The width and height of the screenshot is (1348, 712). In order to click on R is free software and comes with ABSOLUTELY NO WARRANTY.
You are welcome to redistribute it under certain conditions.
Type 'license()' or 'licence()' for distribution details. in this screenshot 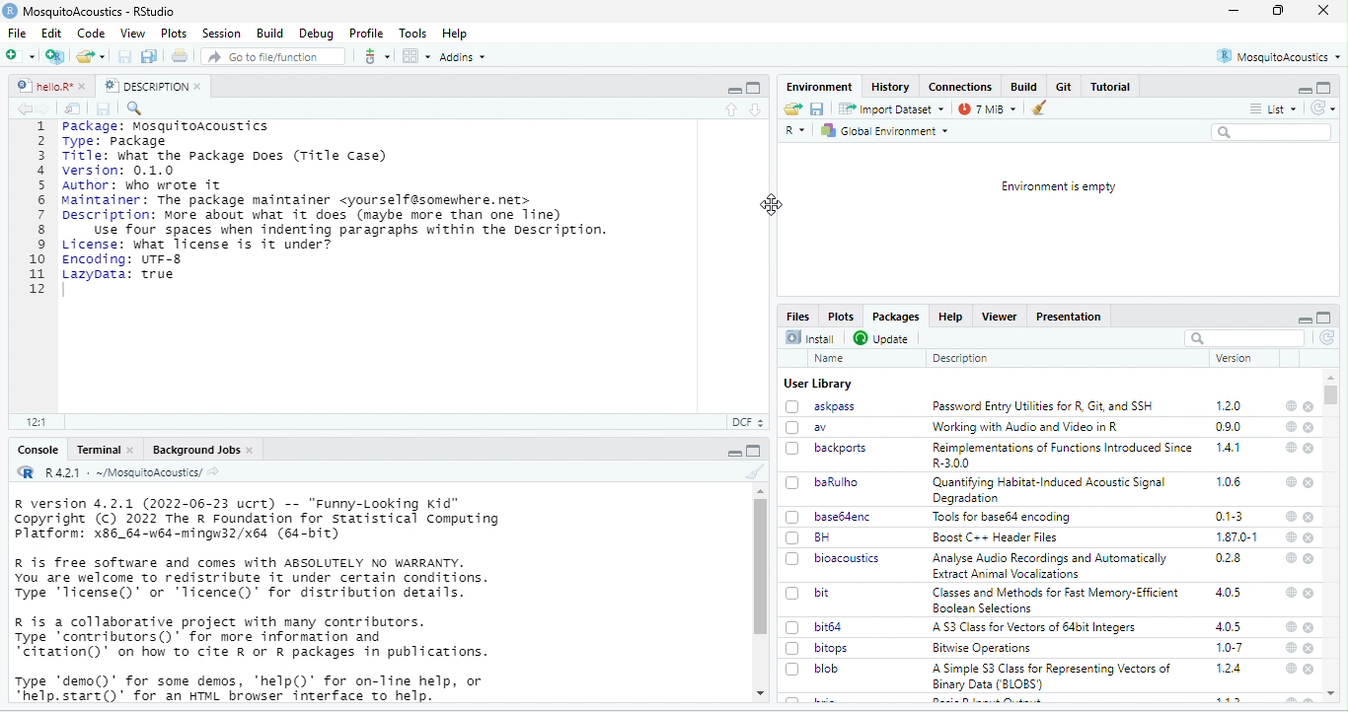, I will do `click(257, 578)`.